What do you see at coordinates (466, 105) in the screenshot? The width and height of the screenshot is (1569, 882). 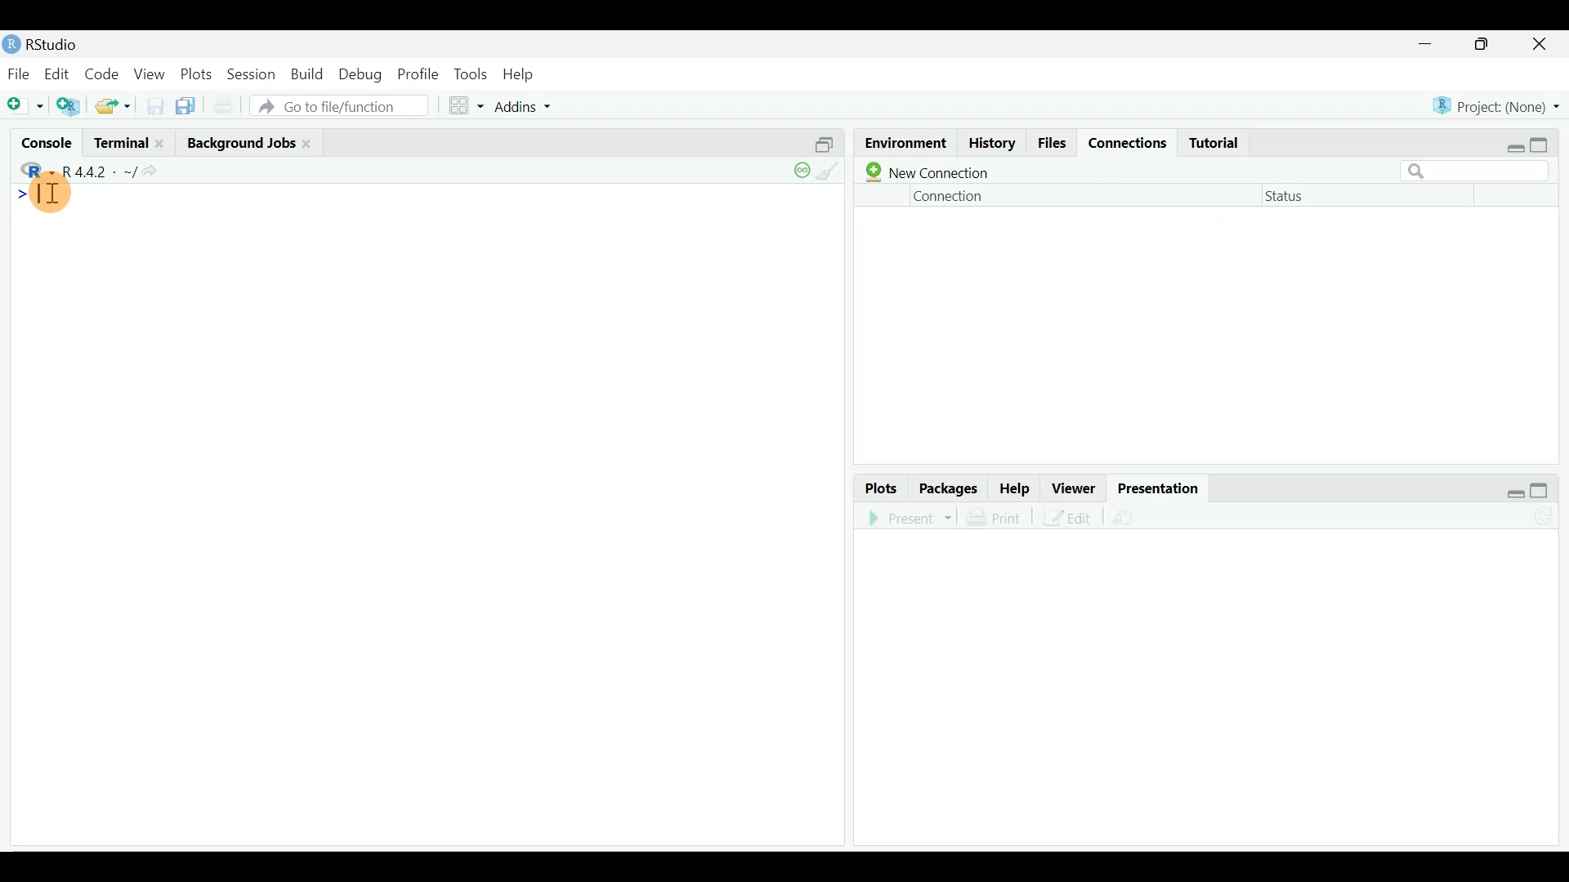 I see `Workspace panes` at bounding box center [466, 105].